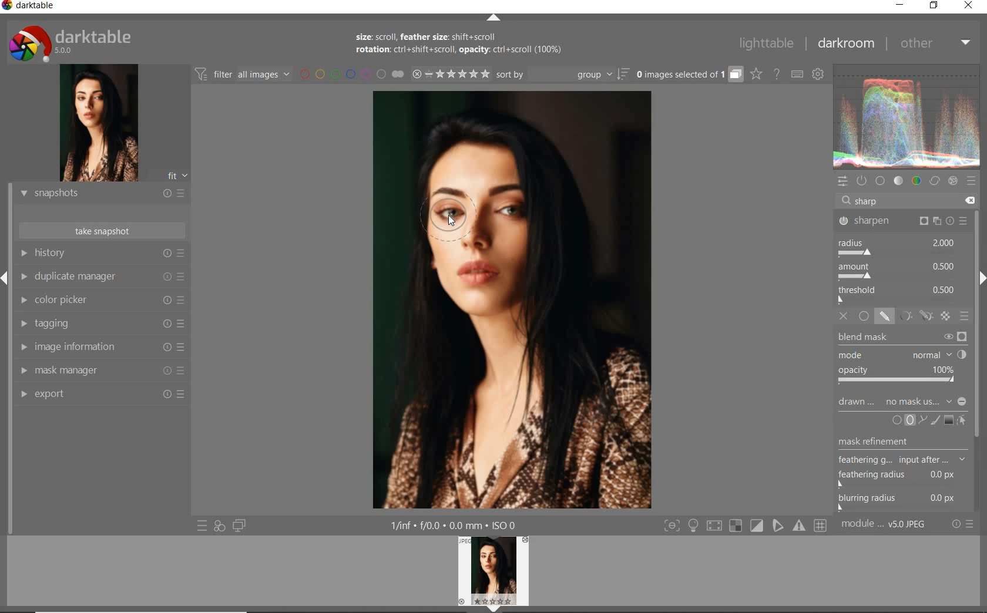 Image resolution: width=987 pixels, height=613 pixels. I want to click on darkroom, so click(843, 42).